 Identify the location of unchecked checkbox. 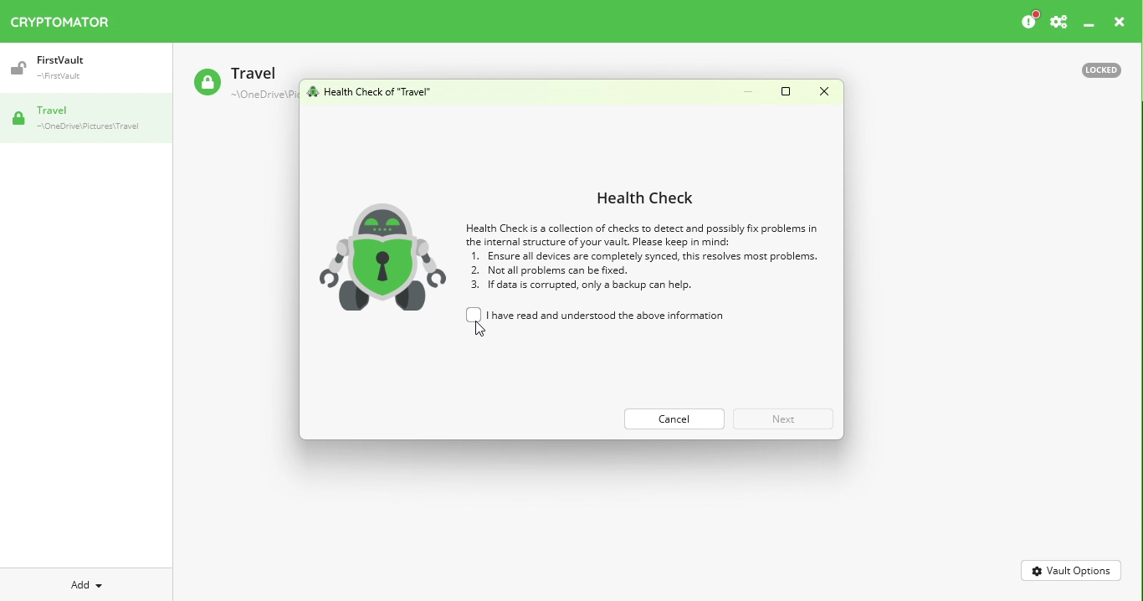
(471, 316).